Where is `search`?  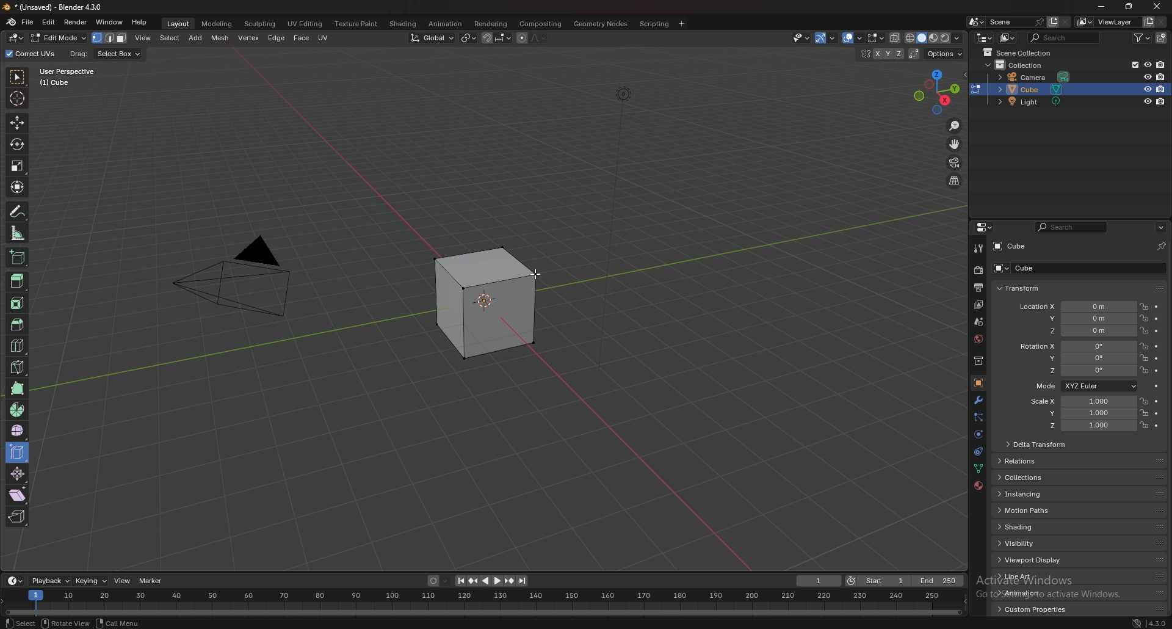 search is located at coordinates (1073, 227).